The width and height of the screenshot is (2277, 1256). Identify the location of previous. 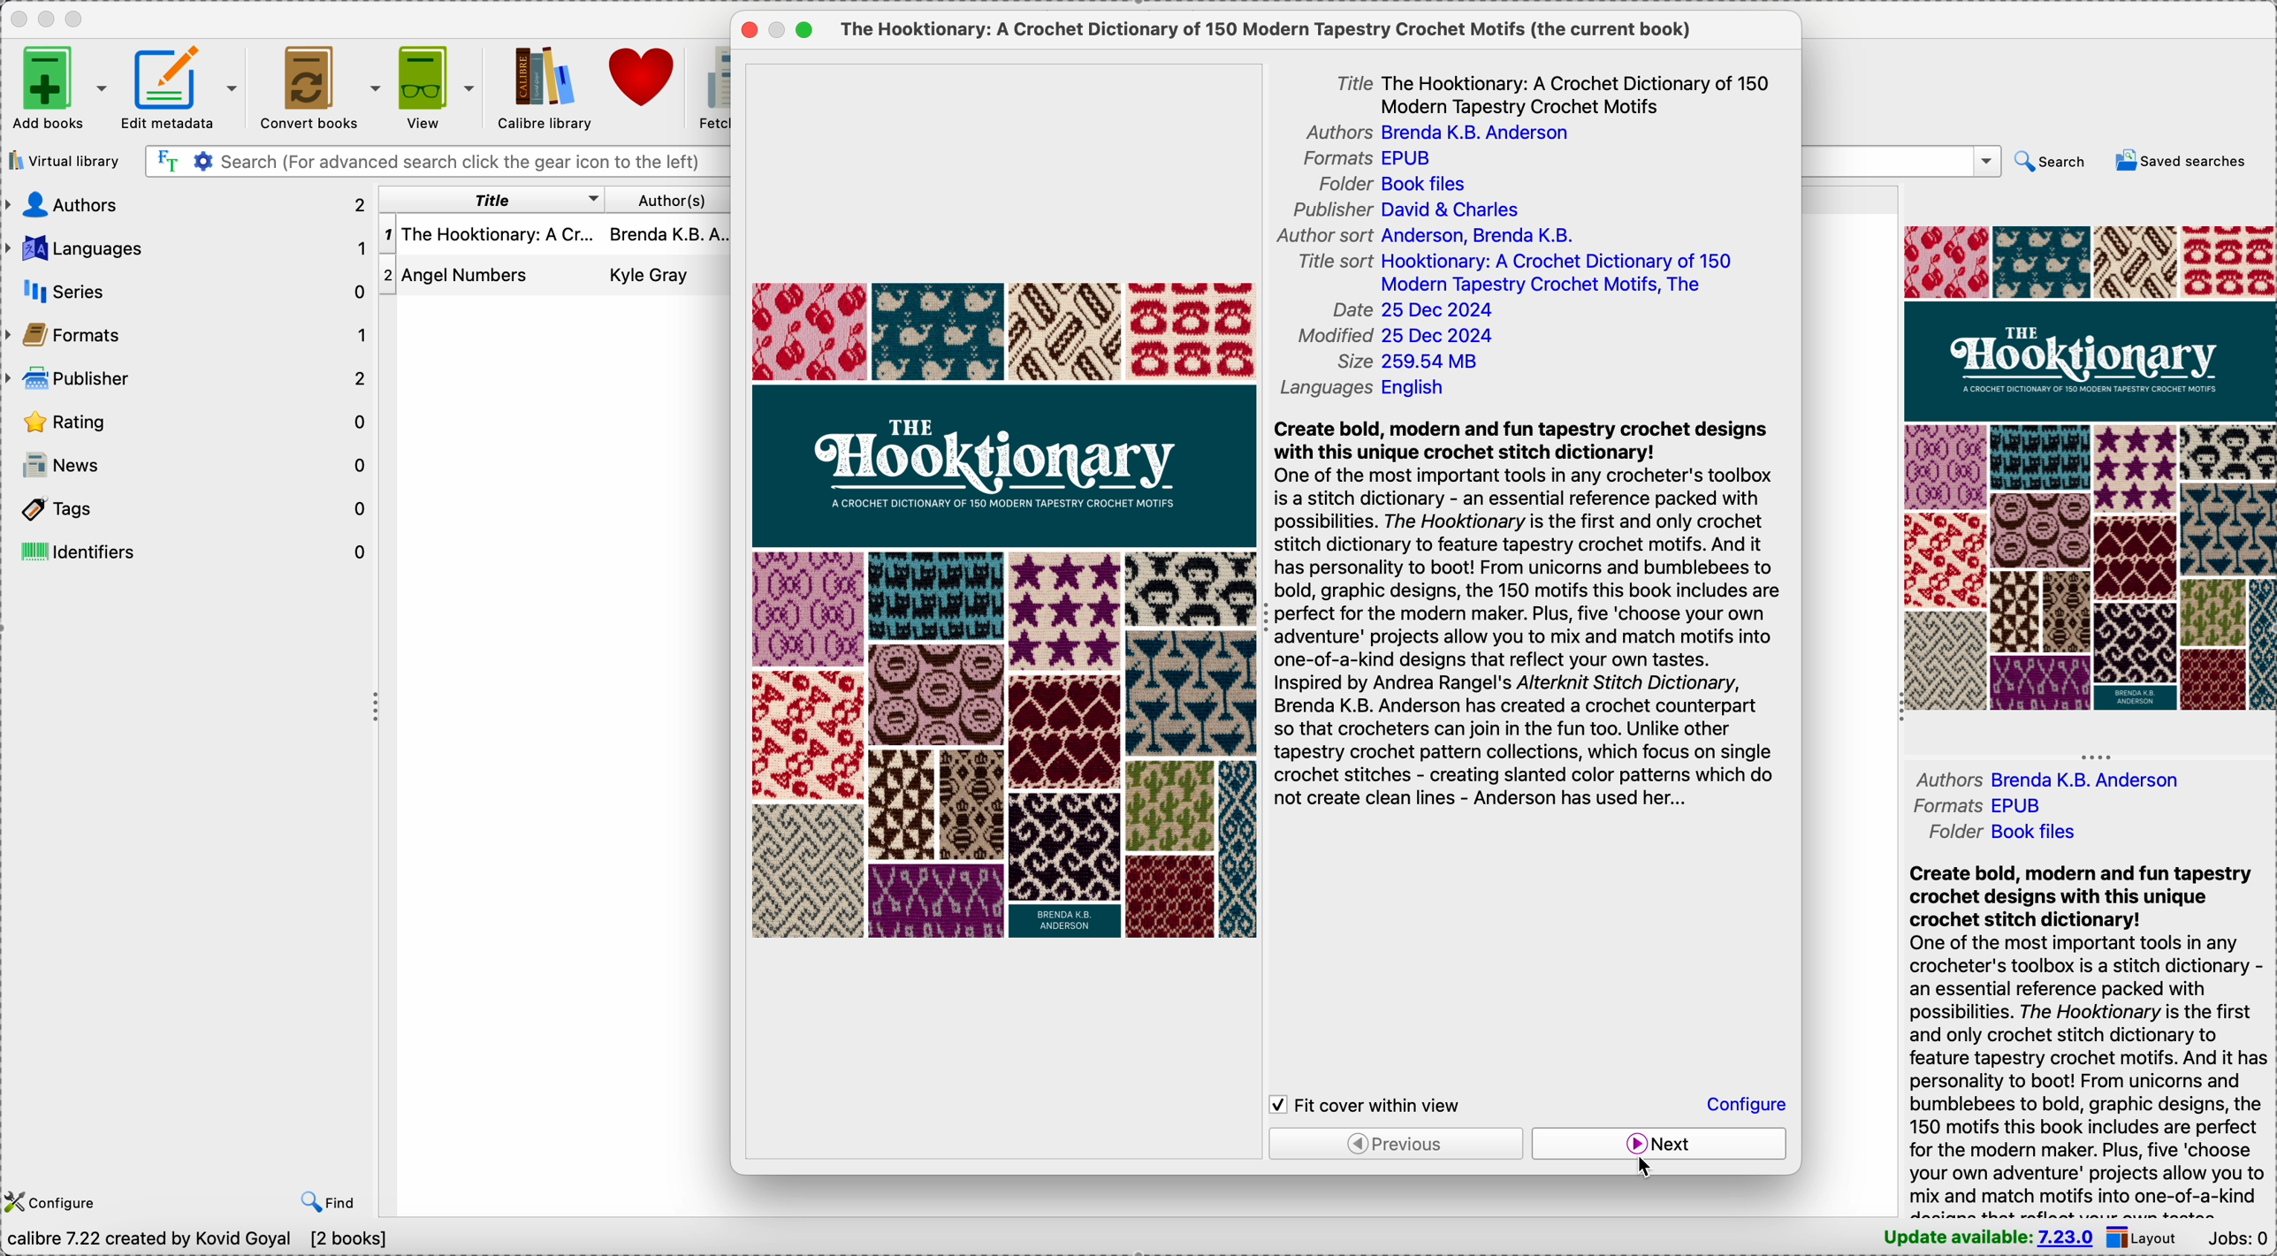
(1395, 1144).